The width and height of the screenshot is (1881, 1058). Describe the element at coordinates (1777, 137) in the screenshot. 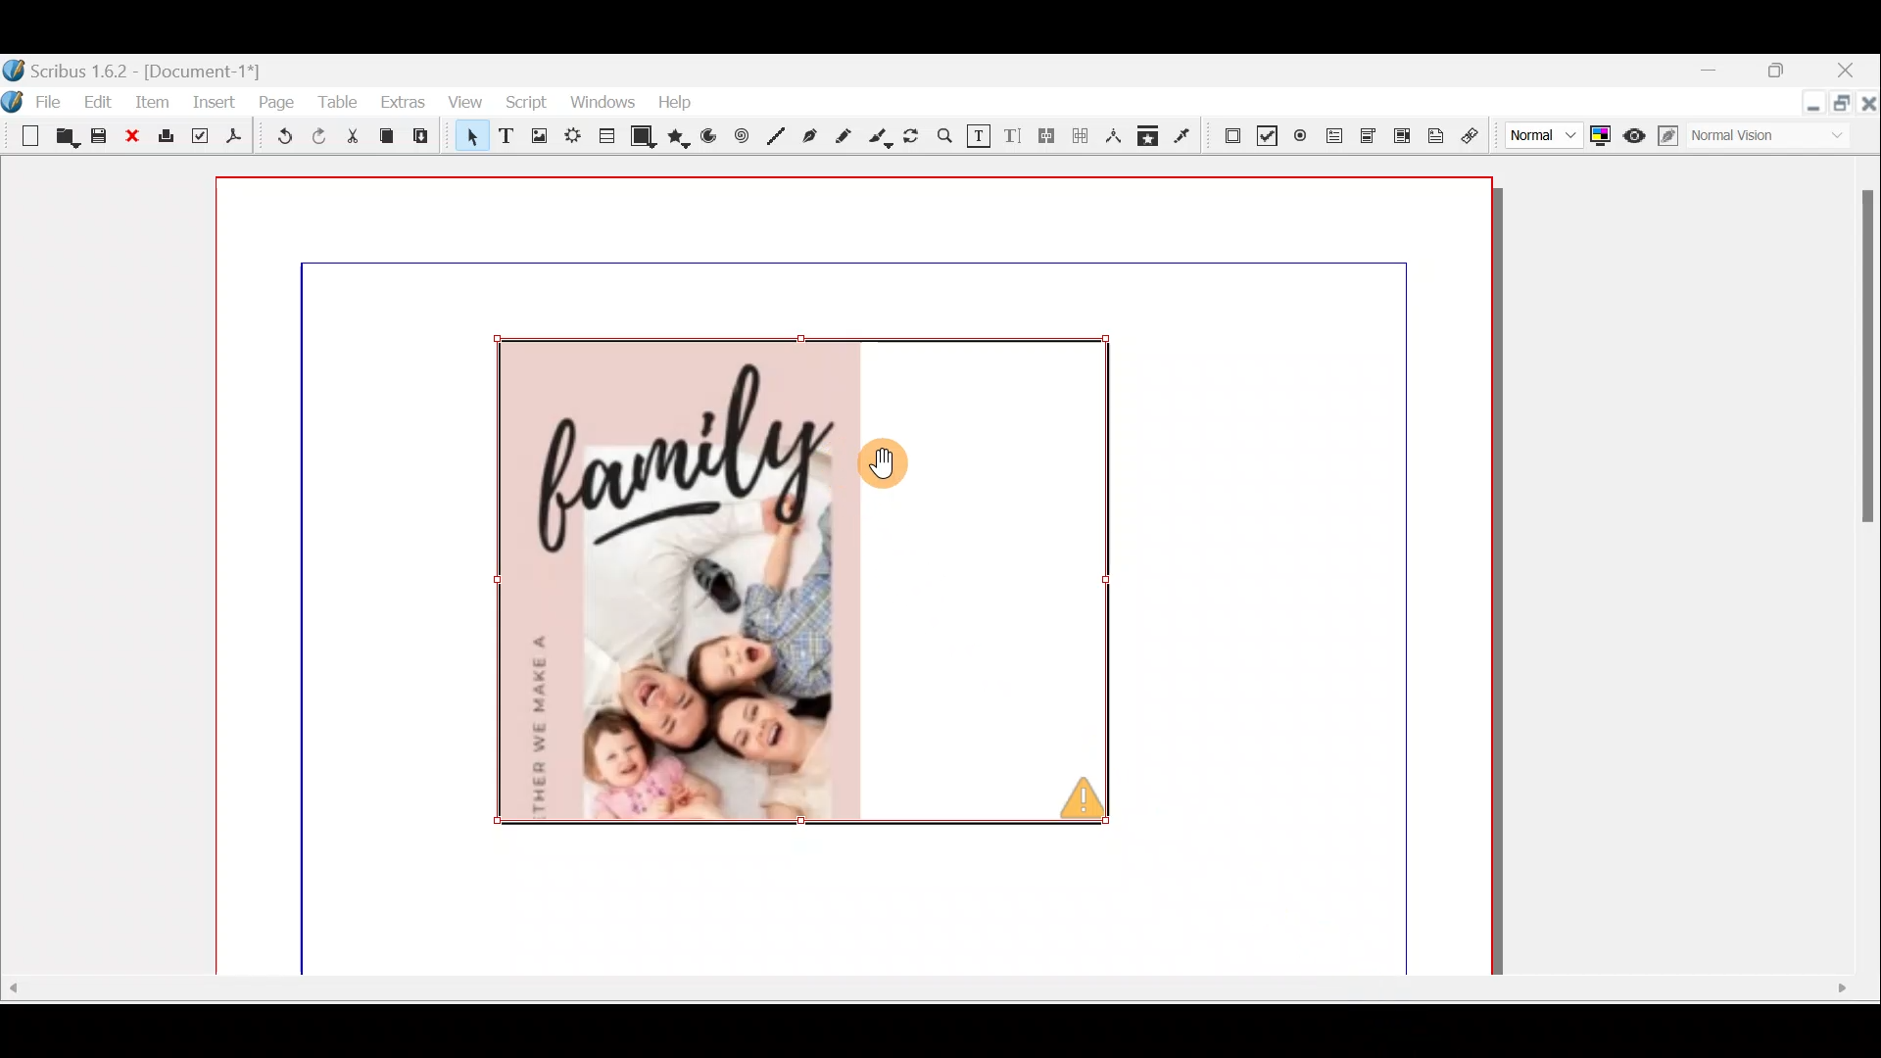

I see `Visual appearance of display` at that location.